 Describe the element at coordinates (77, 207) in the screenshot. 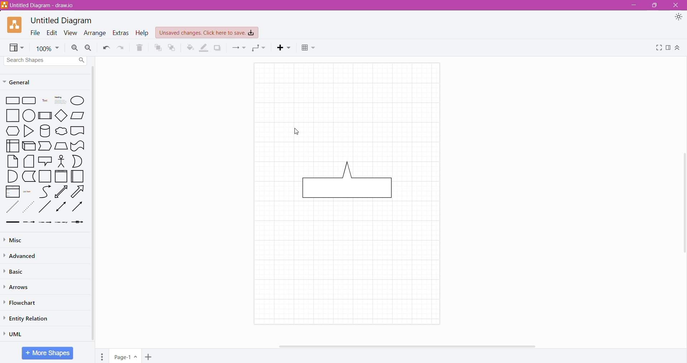

I see `Rightward Thick Arrow` at that location.